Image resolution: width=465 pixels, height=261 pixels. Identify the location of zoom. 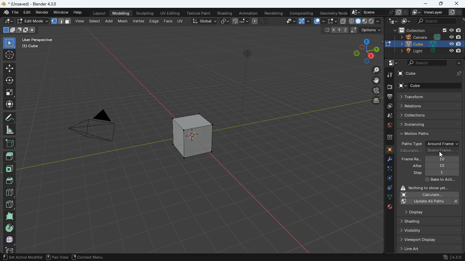
(373, 70).